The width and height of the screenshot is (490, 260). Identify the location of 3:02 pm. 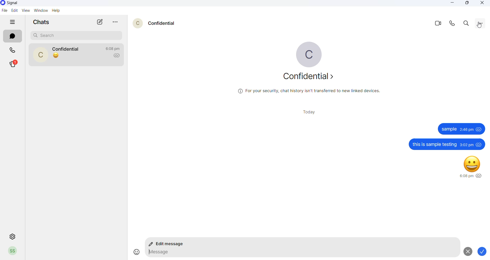
(466, 145).